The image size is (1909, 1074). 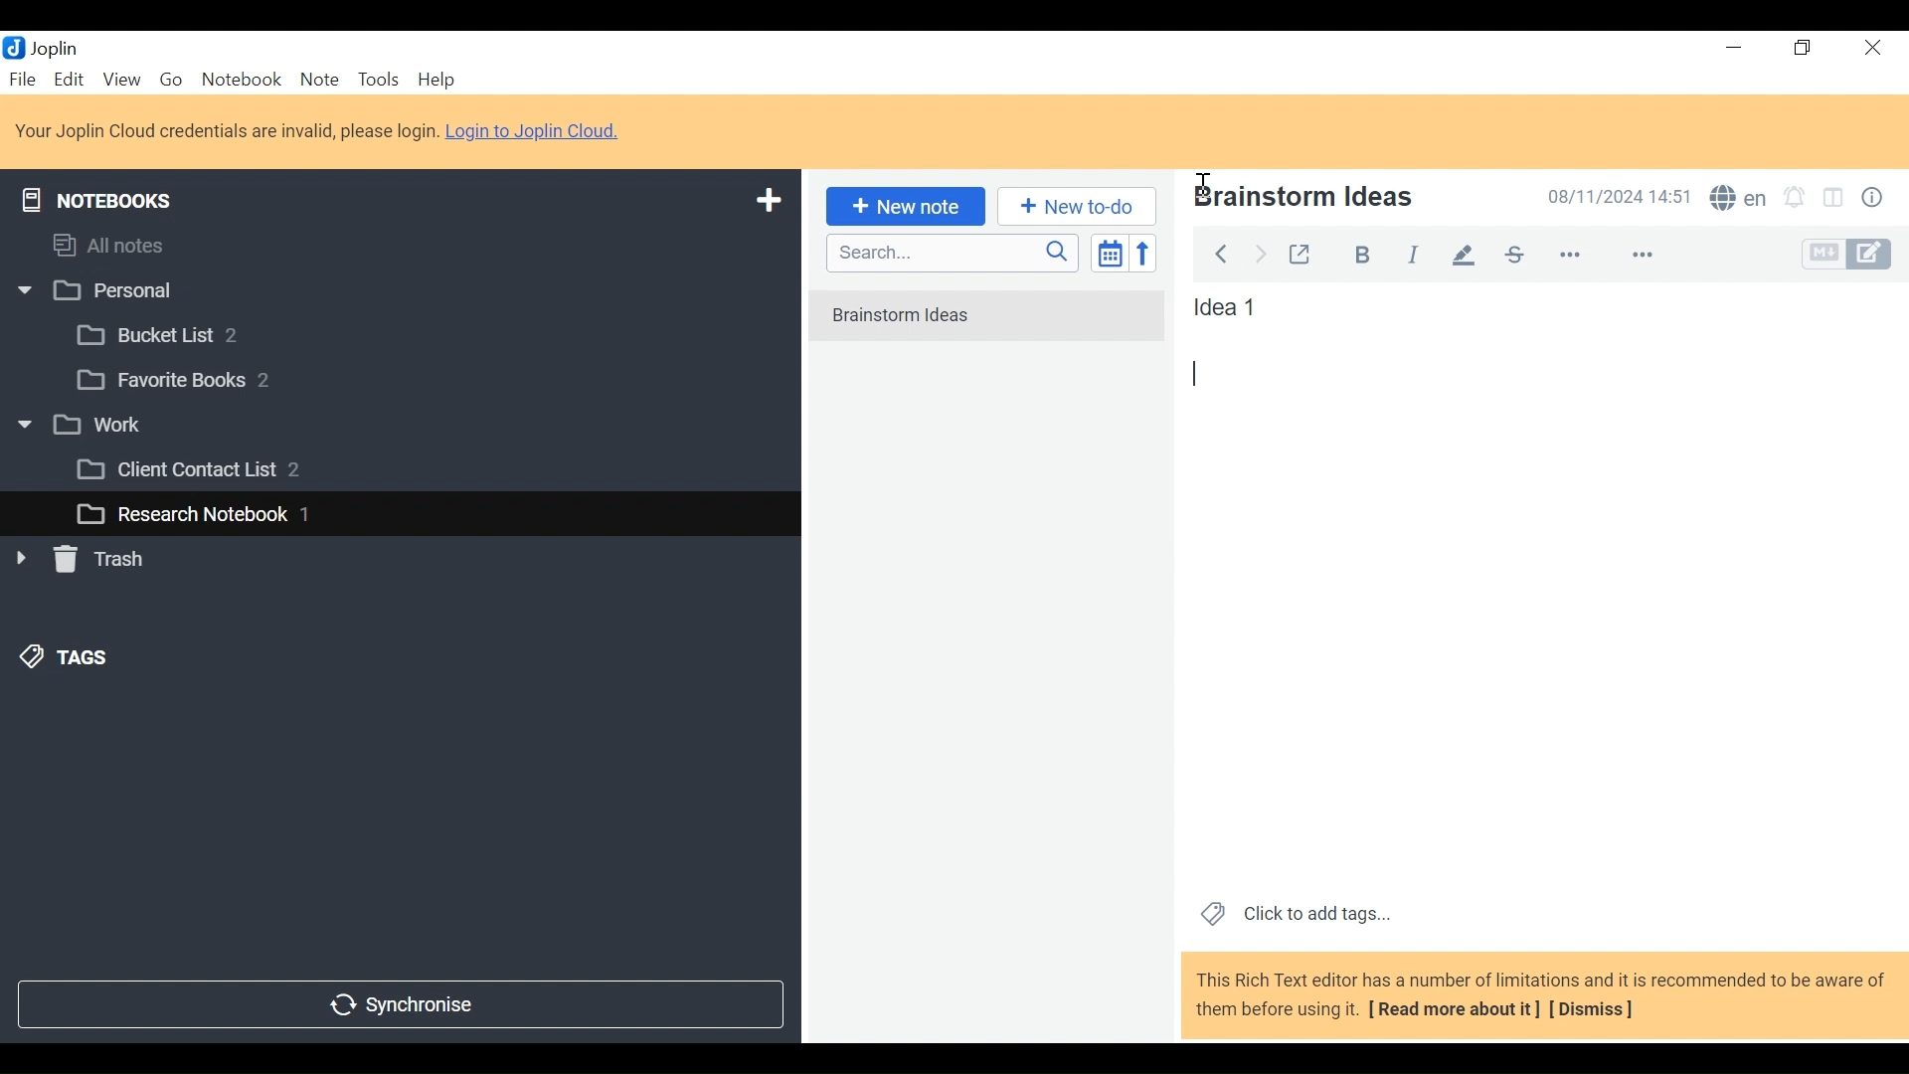 I want to click on v [3 work, so click(x=102, y=426).